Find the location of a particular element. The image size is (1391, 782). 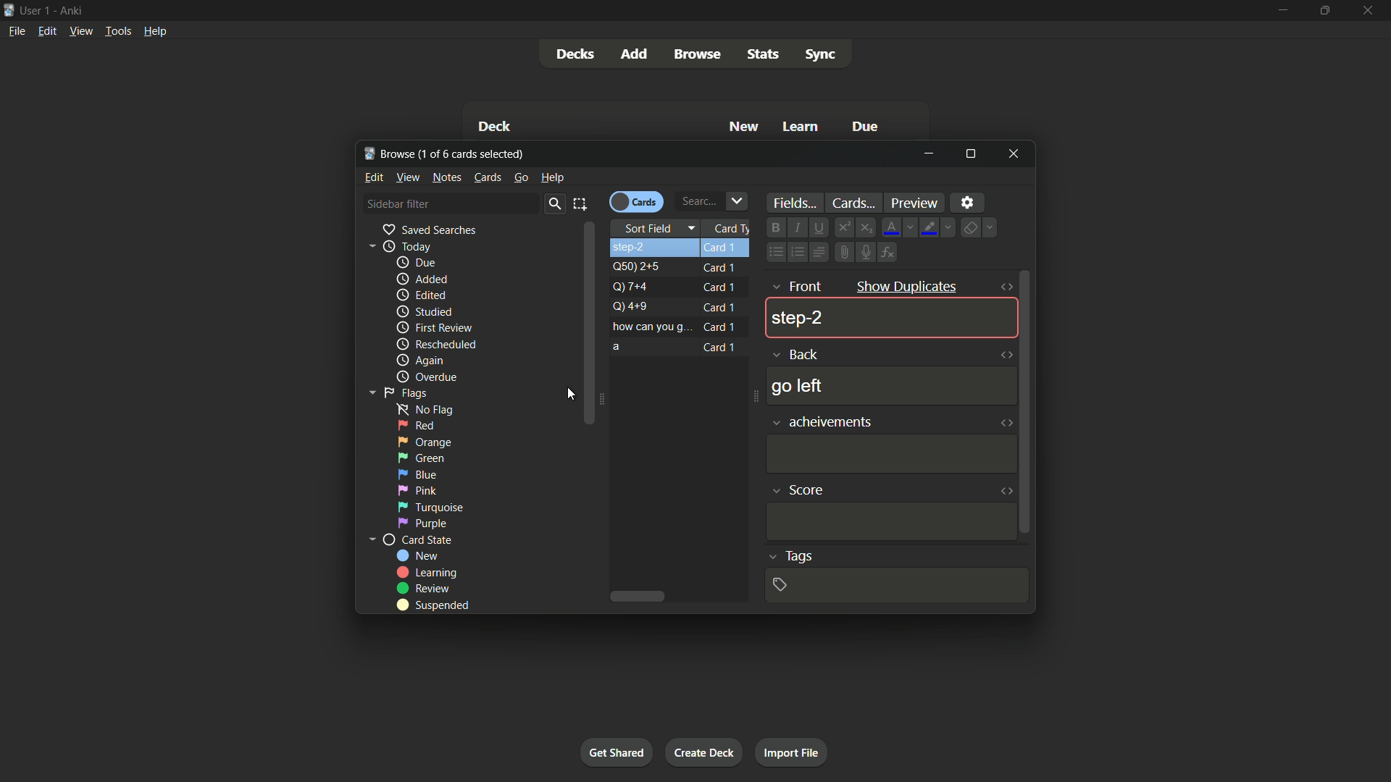

Go left is located at coordinates (796, 386).